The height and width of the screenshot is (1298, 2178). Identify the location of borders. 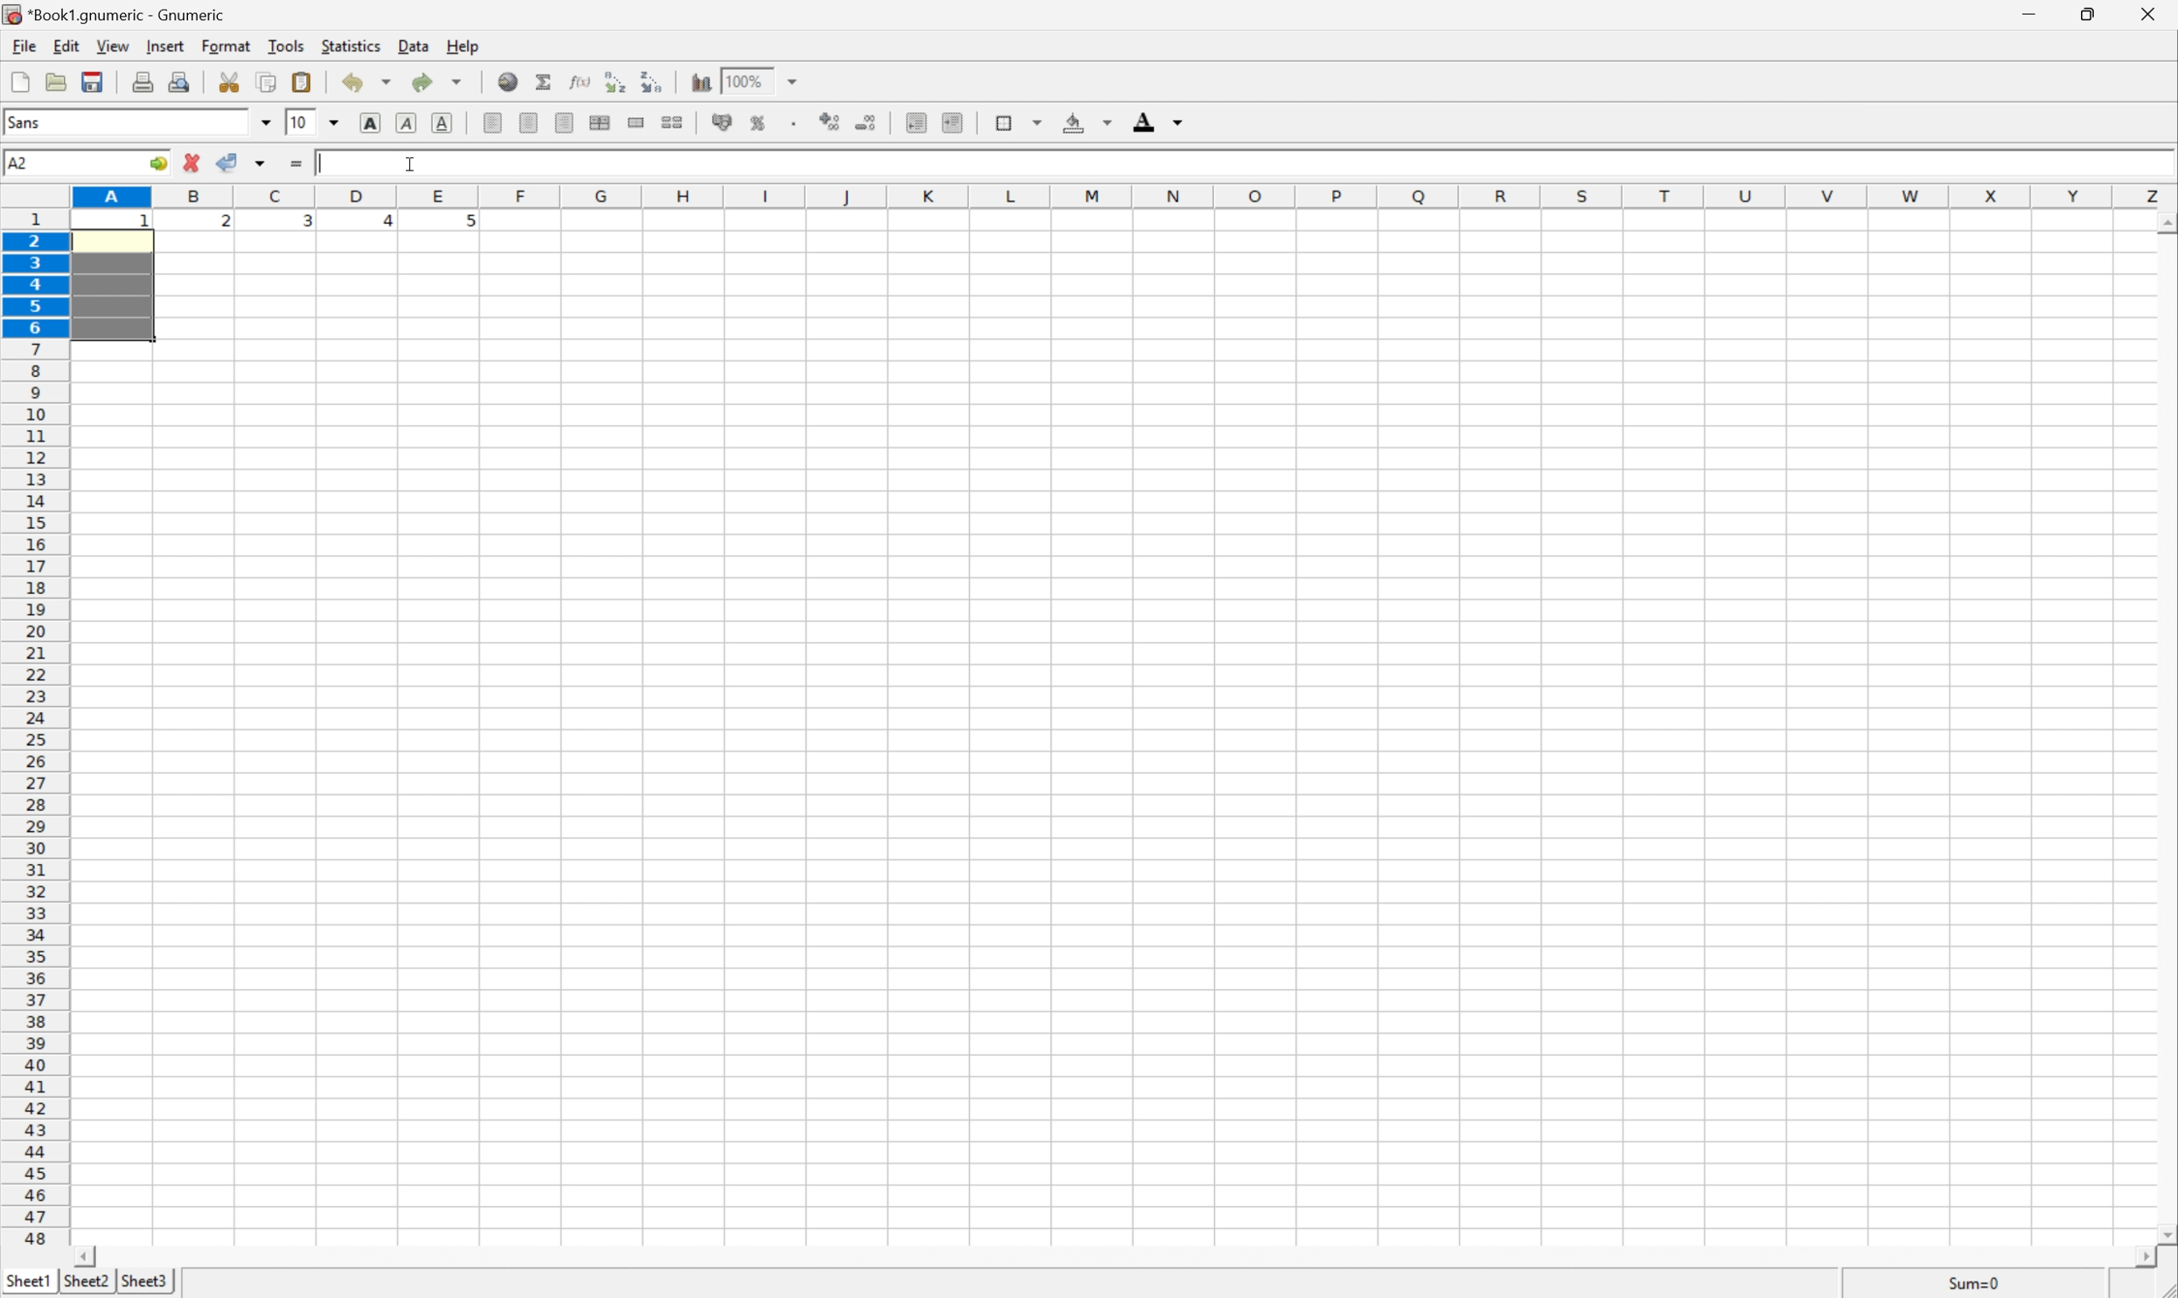
(1020, 120).